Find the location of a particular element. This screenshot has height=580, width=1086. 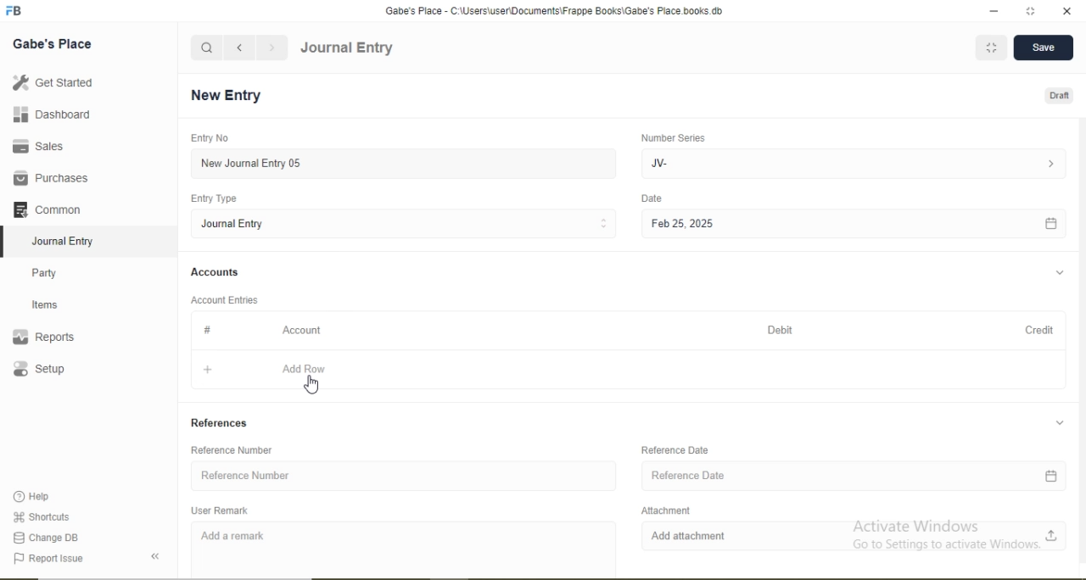

Feb 25, 2025 is located at coordinates (853, 225).